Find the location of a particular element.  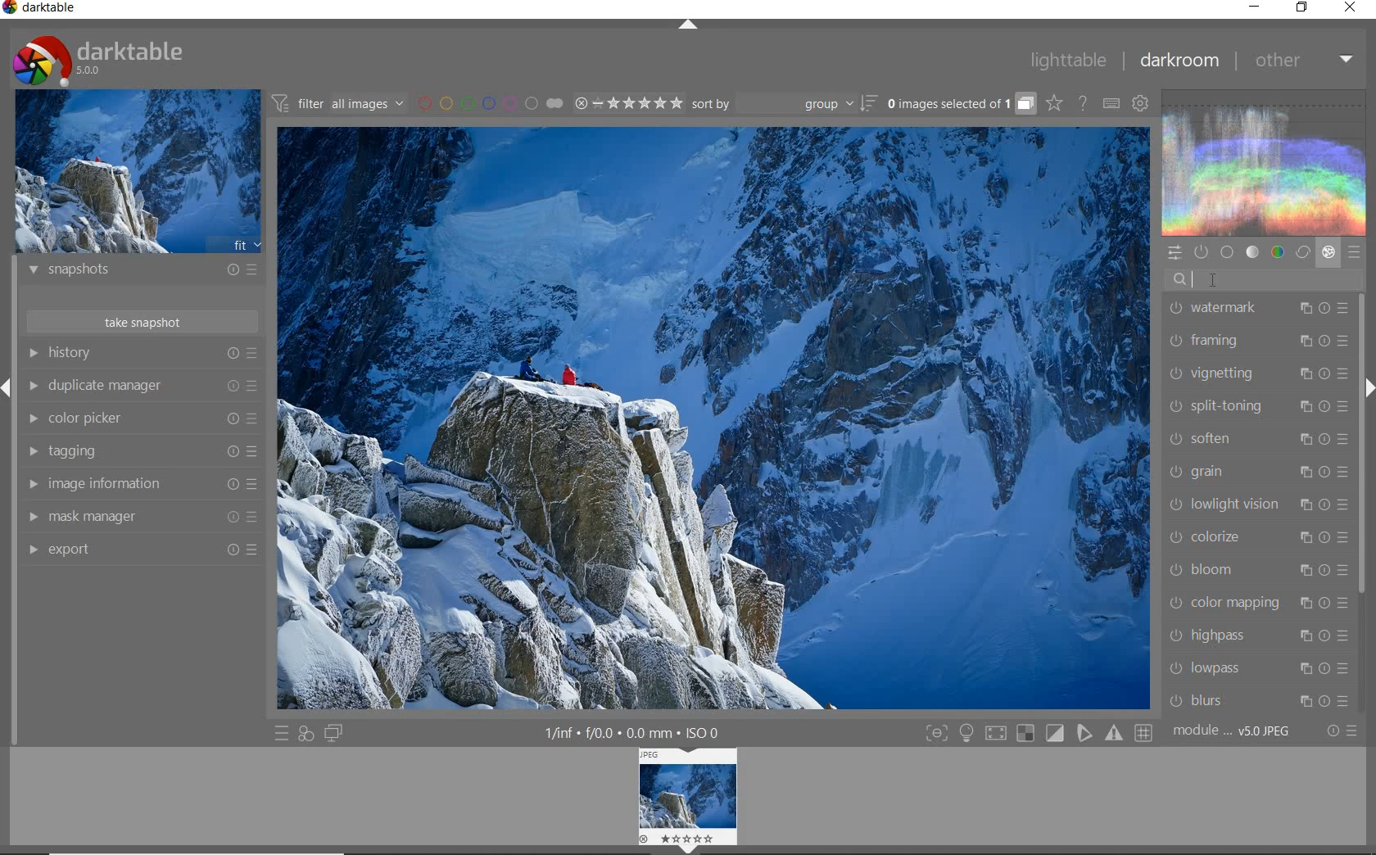

quick access panel is located at coordinates (1173, 253).